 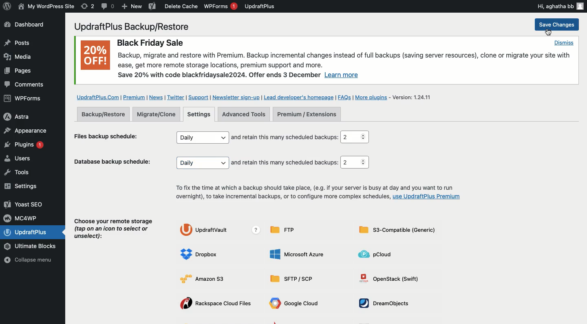 What do you see at coordinates (393, 278) in the screenshot?
I see `OpenStack` at bounding box center [393, 278].